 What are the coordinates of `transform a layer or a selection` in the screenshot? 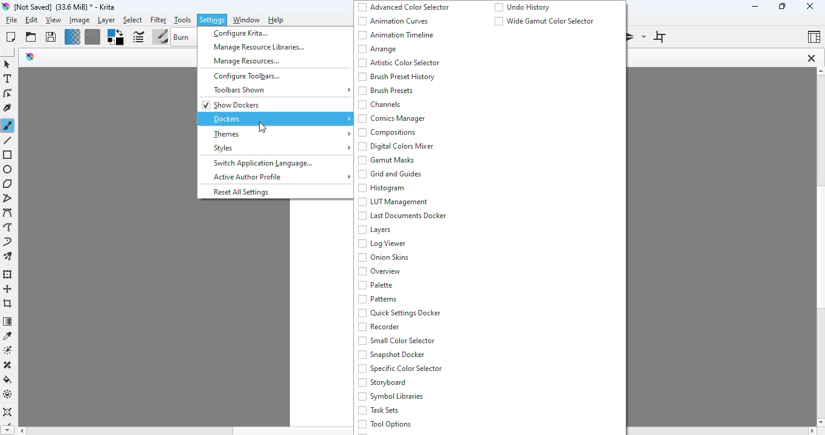 It's located at (8, 274).